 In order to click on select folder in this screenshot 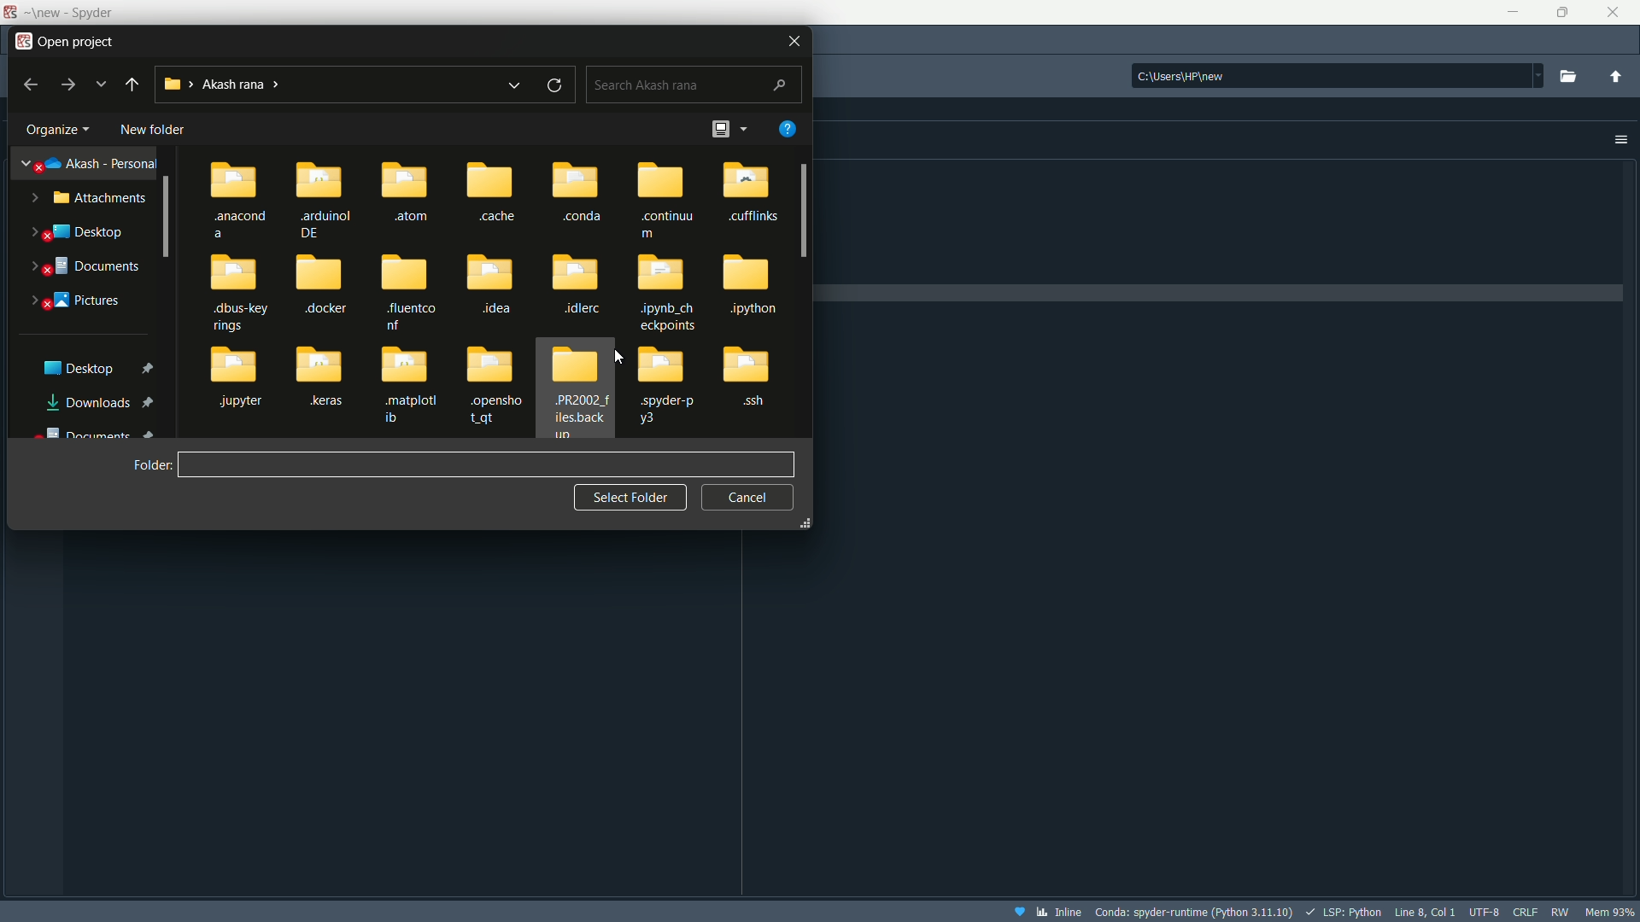, I will do `click(633, 499)`.